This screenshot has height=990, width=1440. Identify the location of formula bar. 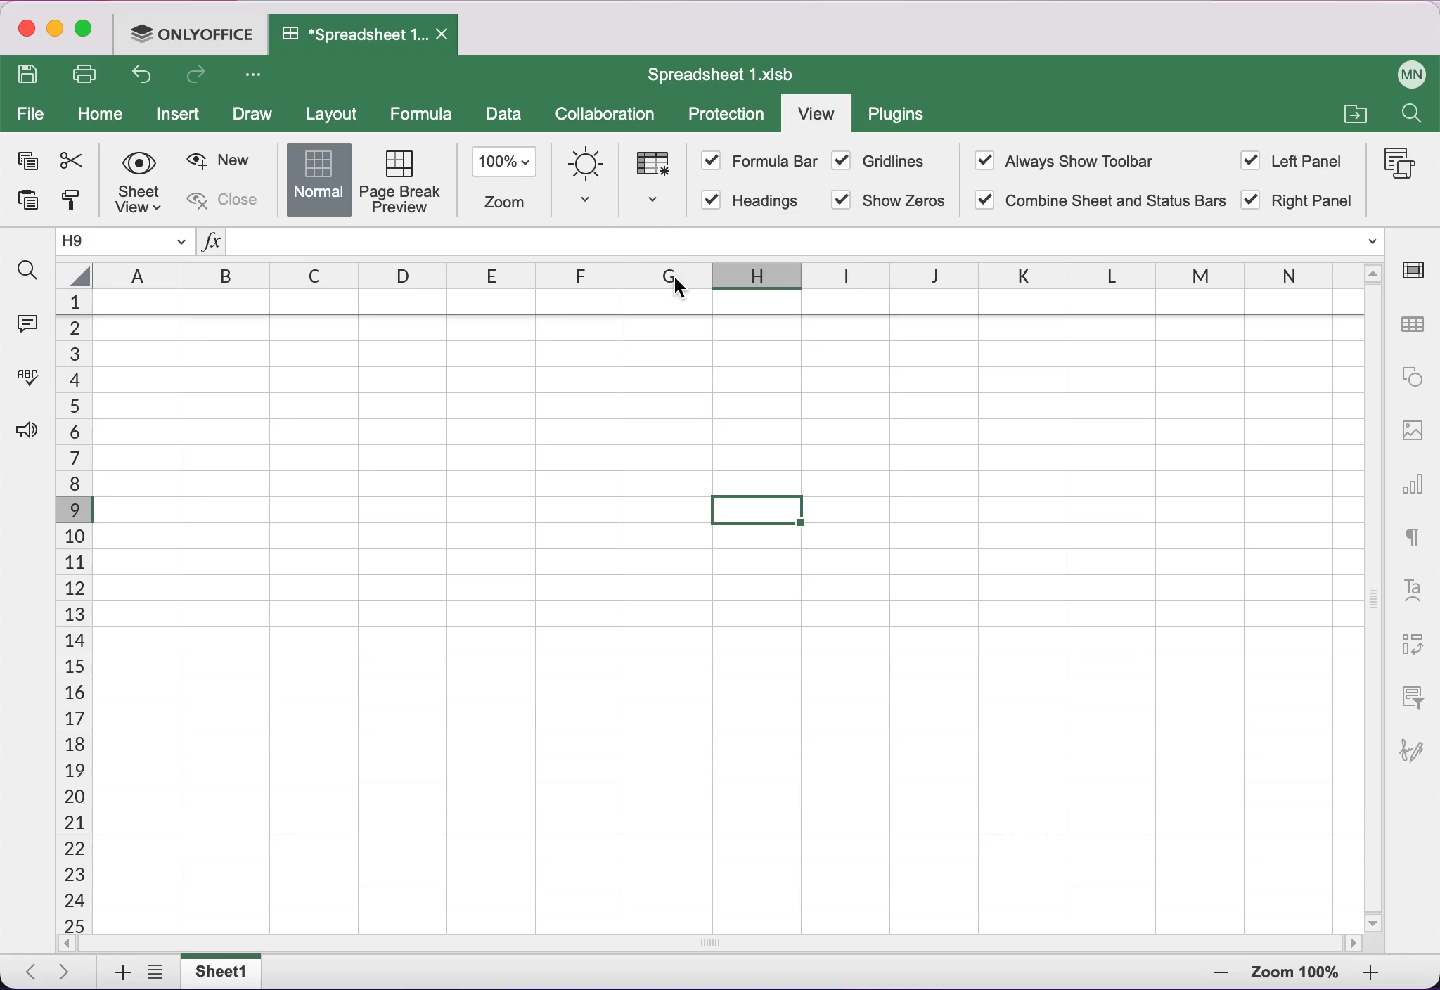
(766, 159).